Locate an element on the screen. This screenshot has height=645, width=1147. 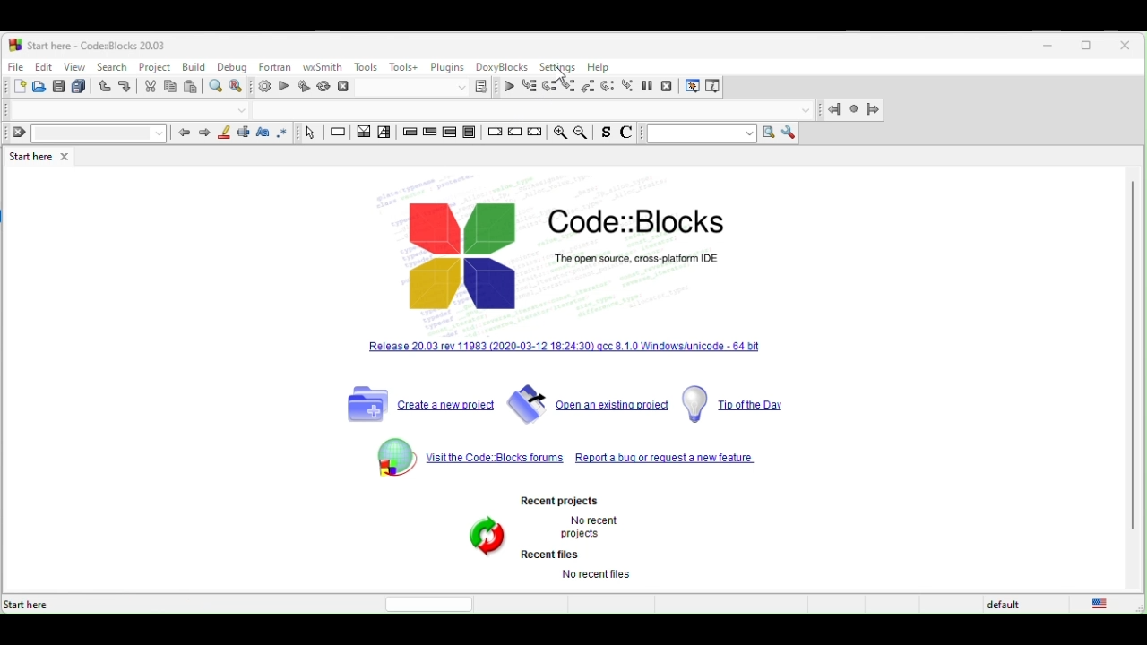
horizontal scroll bar is located at coordinates (432, 603).